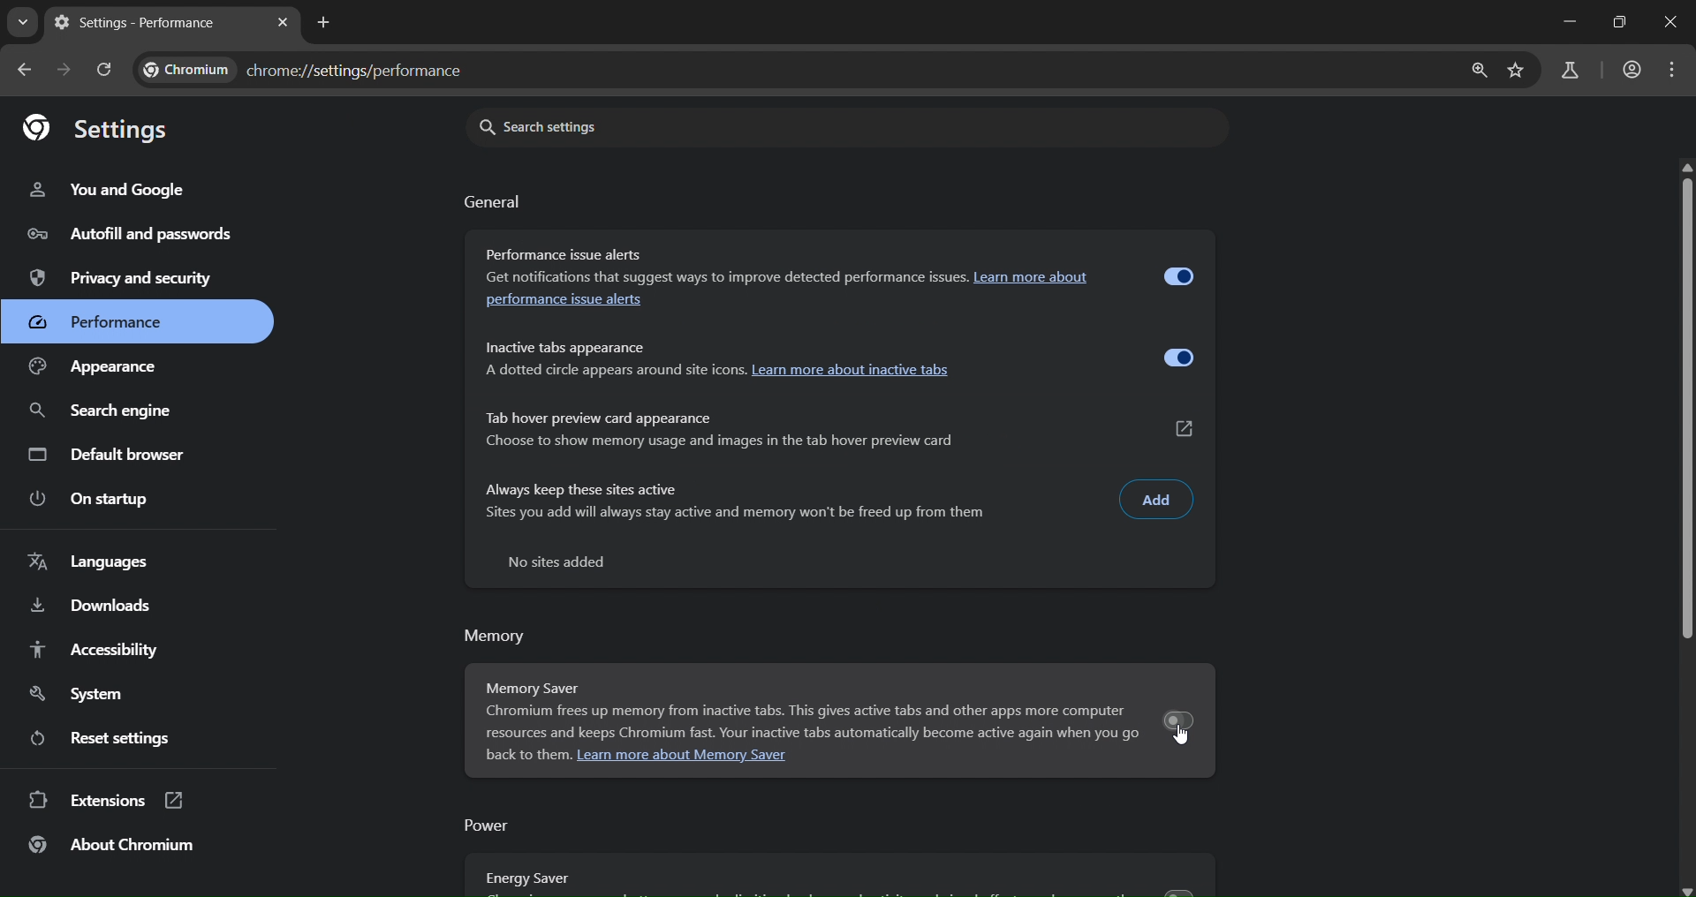  I want to click on extensions, so click(107, 801).